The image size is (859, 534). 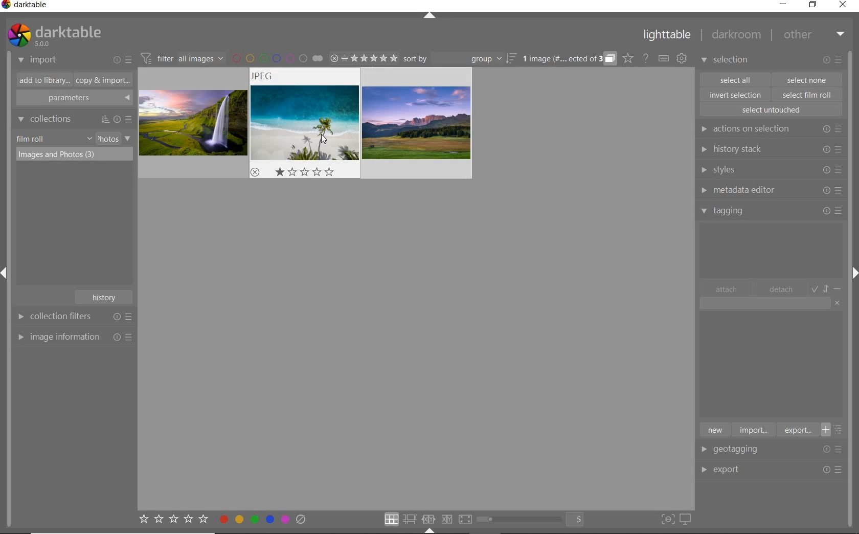 I want to click on filter images based on their module order, so click(x=180, y=57).